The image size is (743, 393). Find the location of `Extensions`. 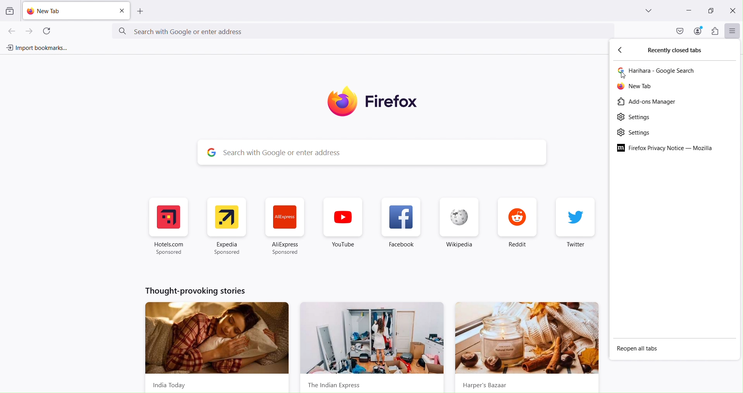

Extensions is located at coordinates (715, 31).